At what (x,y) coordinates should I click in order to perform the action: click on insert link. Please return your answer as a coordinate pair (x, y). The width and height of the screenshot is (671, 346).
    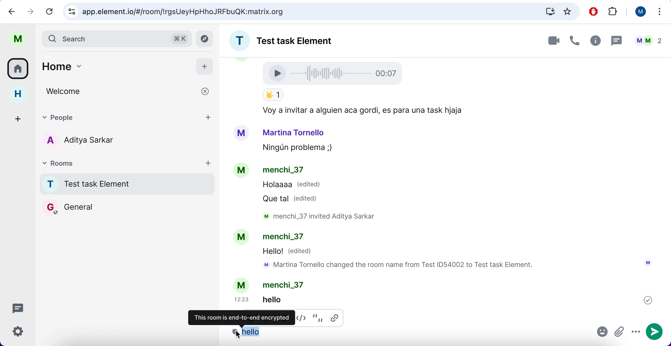
    Looking at the image, I should click on (336, 317).